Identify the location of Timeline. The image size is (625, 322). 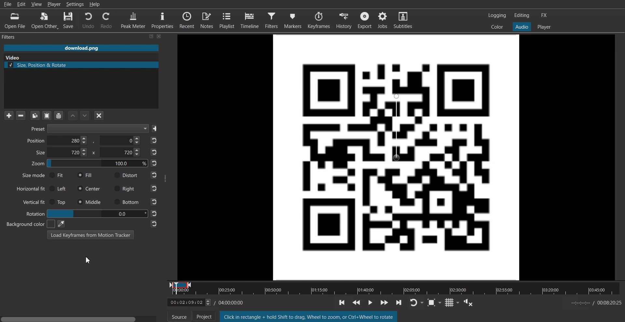
(250, 20).